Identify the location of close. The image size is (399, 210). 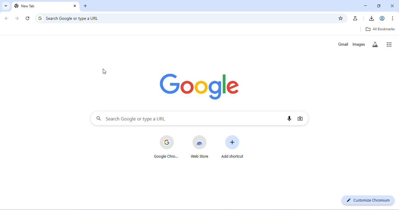
(392, 6).